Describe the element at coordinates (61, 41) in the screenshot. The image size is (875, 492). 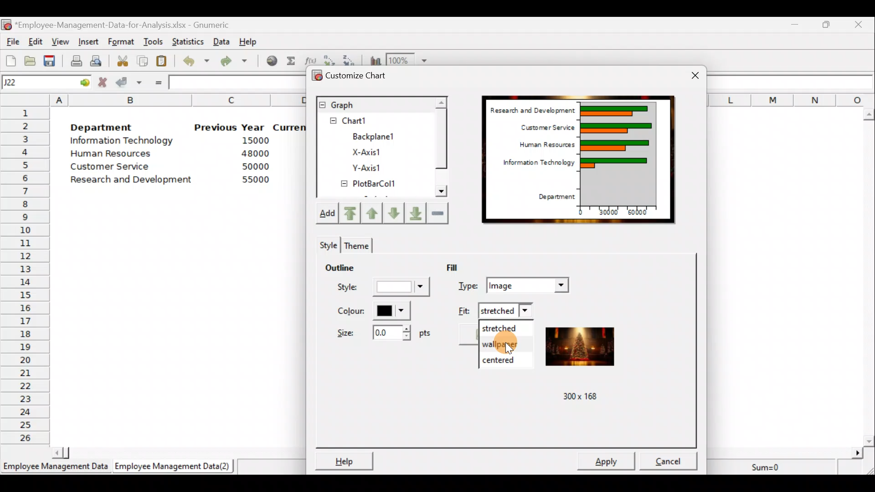
I see `View` at that location.